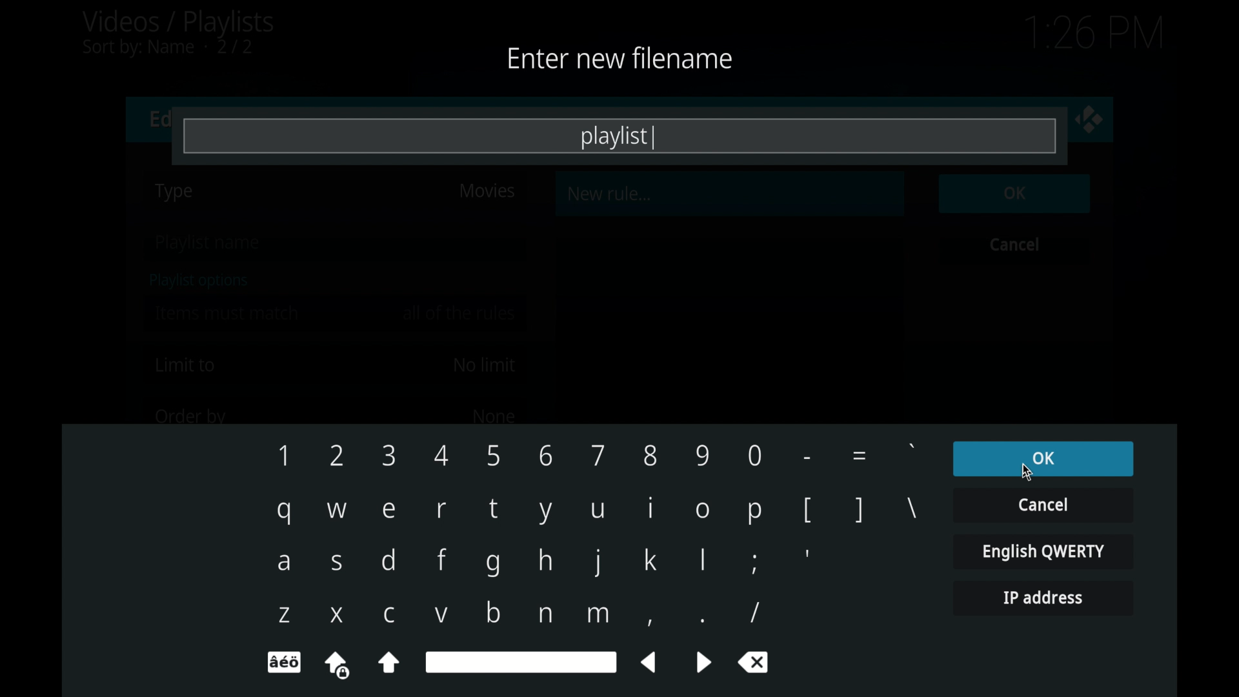 This screenshot has height=697, width=1239. What do you see at coordinates (1043, 459) in the screenshot?
I see `ok` at bounding box center [1043, 459].